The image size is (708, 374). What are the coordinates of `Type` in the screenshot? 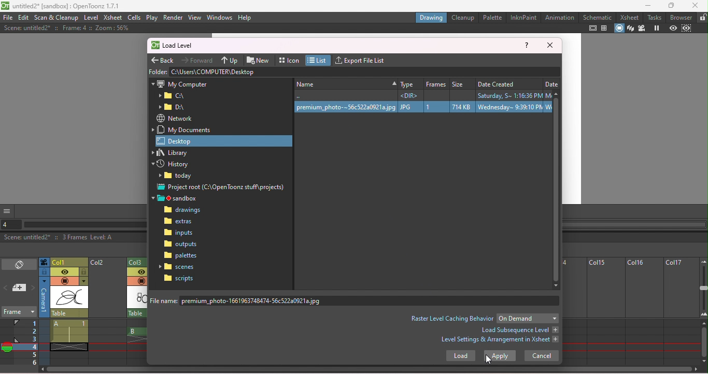 It's located at (409, 82).